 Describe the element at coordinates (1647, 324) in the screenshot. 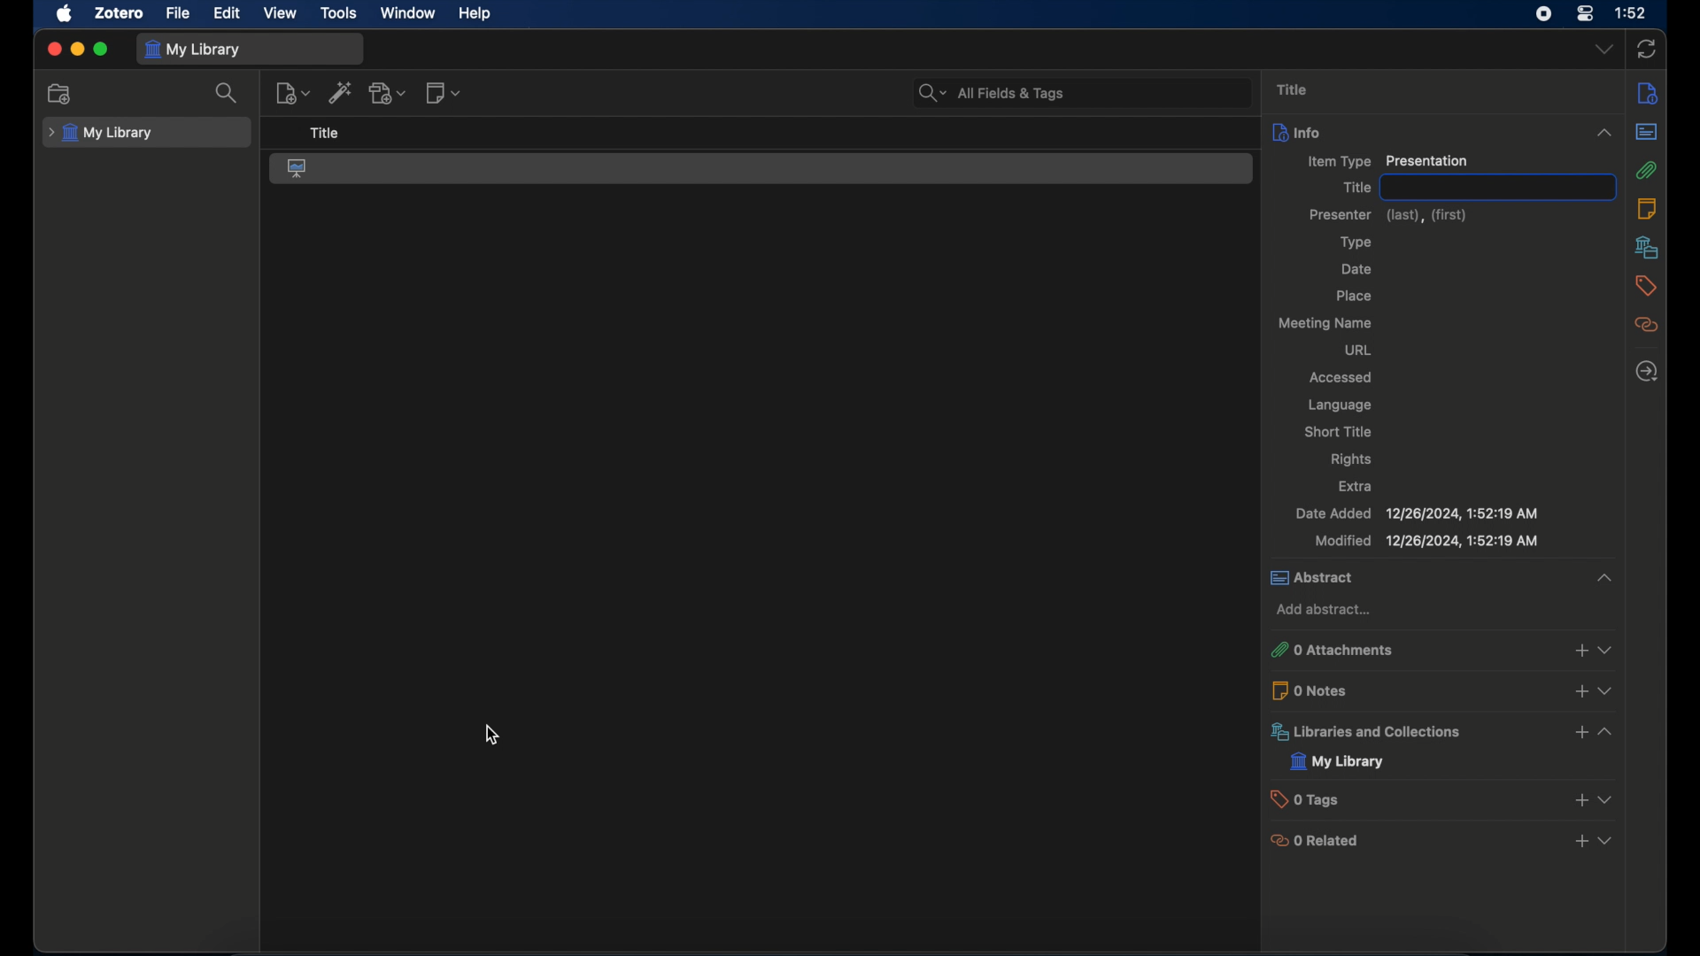

I see `related` at that location.